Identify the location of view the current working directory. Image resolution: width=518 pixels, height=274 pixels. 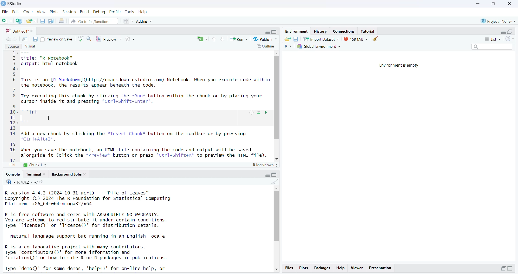
(43, 181).